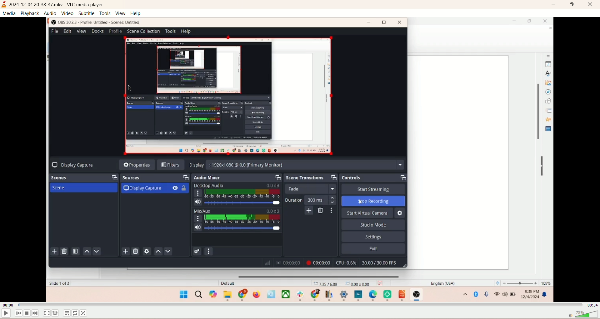  Describe the element at coordinates (67, 13) in the screenshot. I see `video` at that location.